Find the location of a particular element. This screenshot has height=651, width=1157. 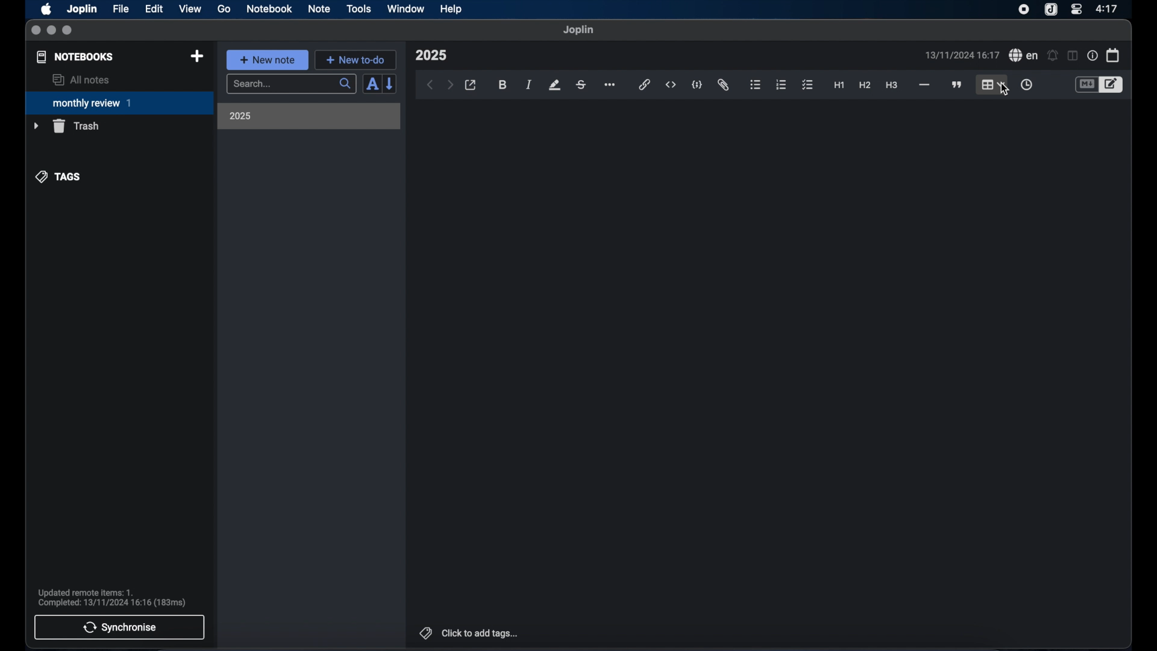

screen recorder icon is located at coordinates (1024, 10).